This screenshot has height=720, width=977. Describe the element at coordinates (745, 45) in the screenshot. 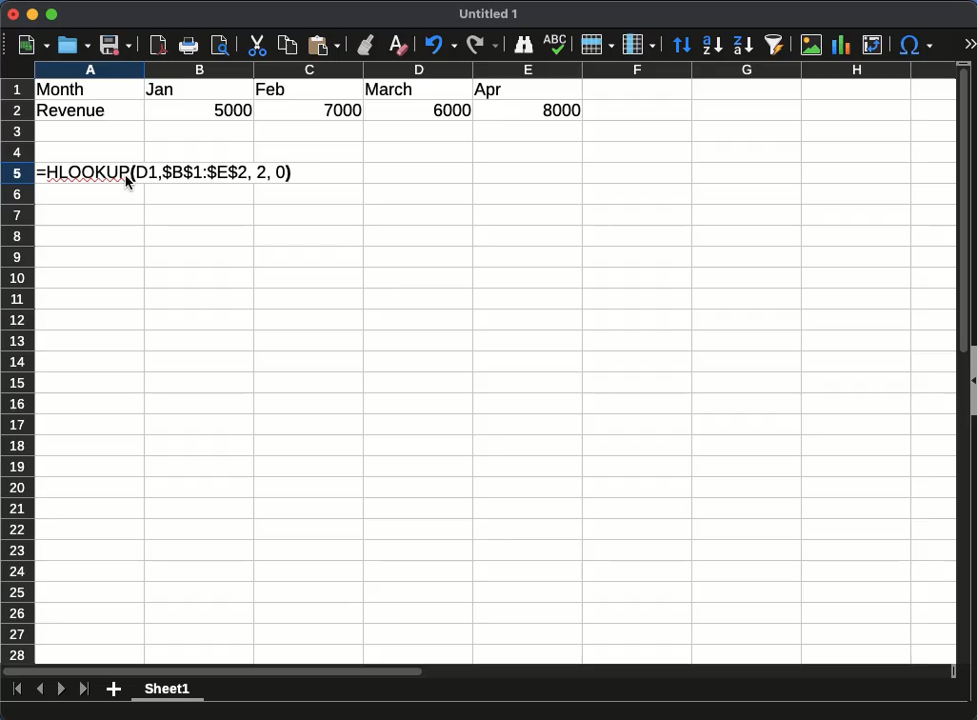

I see `descending` at that location.